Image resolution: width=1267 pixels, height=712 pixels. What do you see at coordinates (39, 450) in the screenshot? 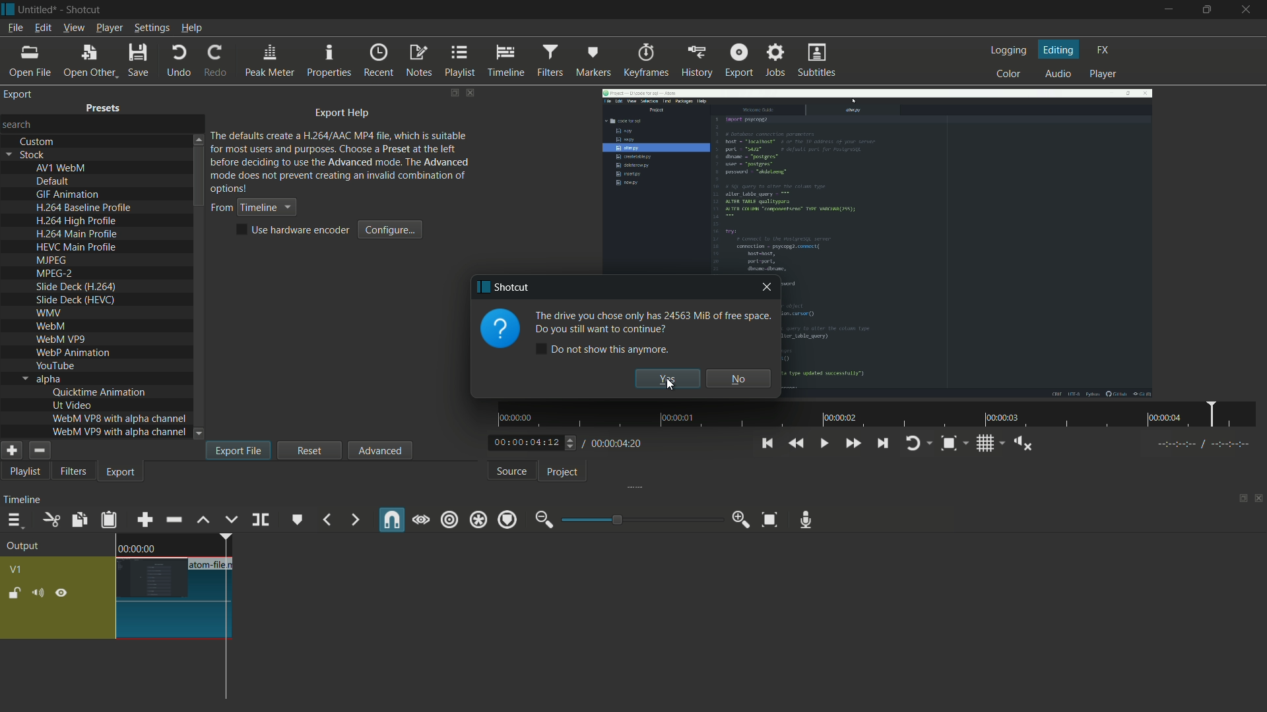
I see `remove selected preset` at bounding box center [39, 450].